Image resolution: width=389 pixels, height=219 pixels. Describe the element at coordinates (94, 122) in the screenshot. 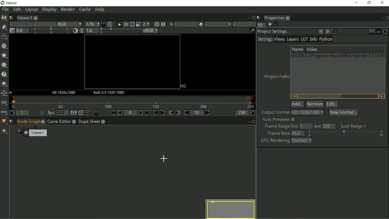

I see `Dope sheet` at that location.